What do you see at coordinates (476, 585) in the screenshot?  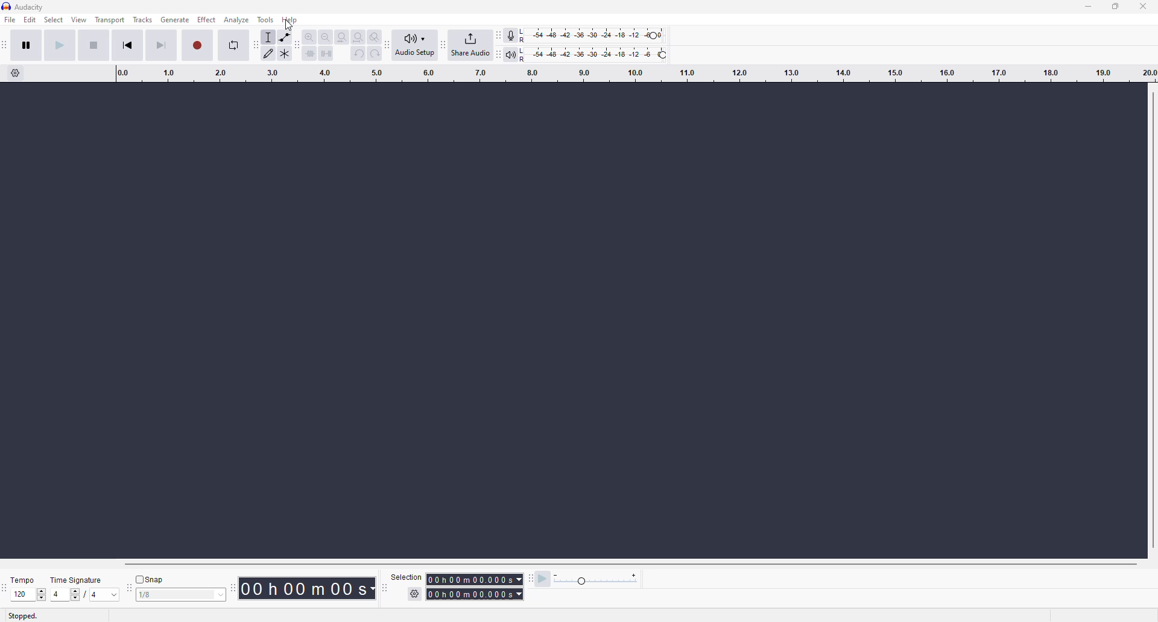 I see `time` at bounding box center [476, 585].